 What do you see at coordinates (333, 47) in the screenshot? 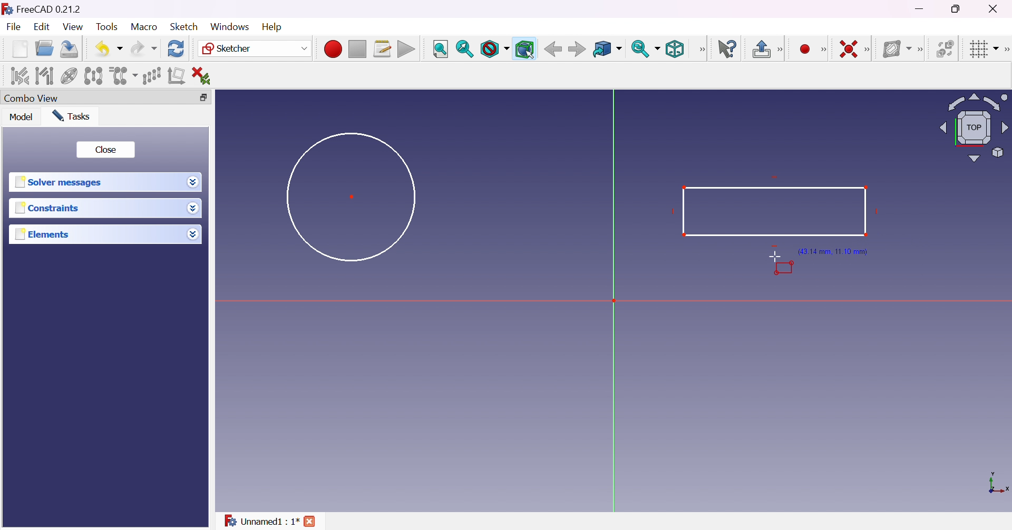
I see `Macro recording...` at bounding box center [333, 47].